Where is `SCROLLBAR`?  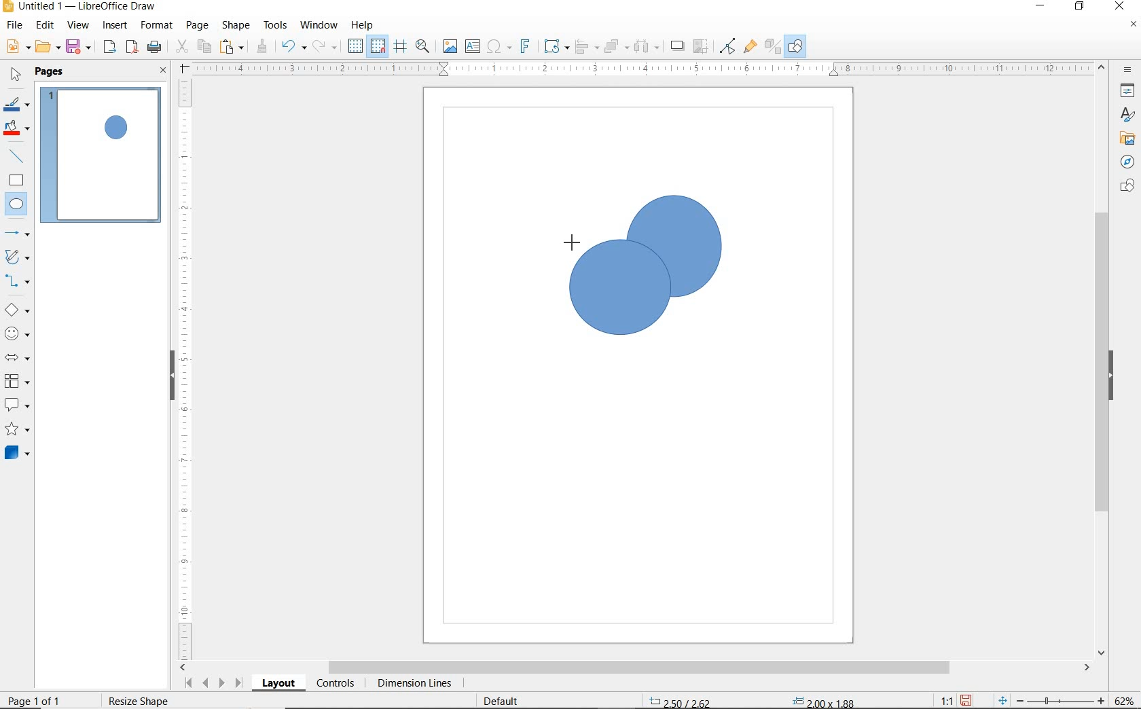 SCROLLBAR is located at coordinates (1102, 361).